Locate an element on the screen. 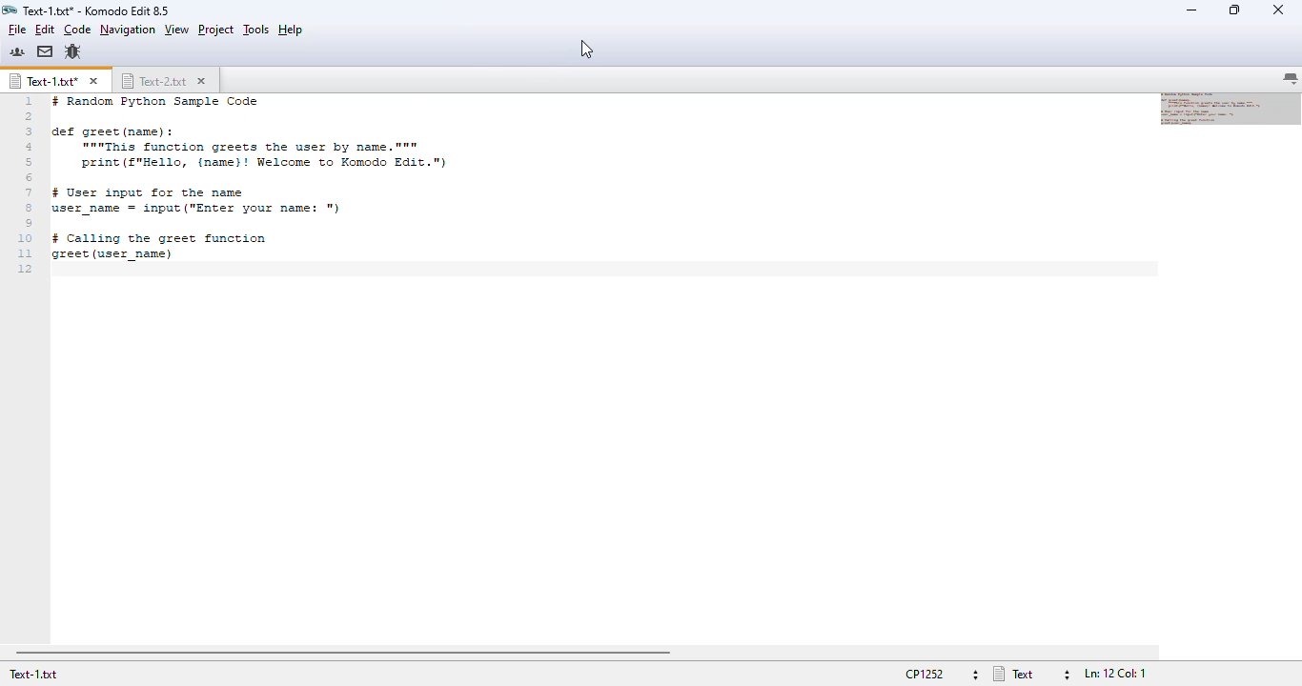  text-1 is located at coordinates (33, 675).